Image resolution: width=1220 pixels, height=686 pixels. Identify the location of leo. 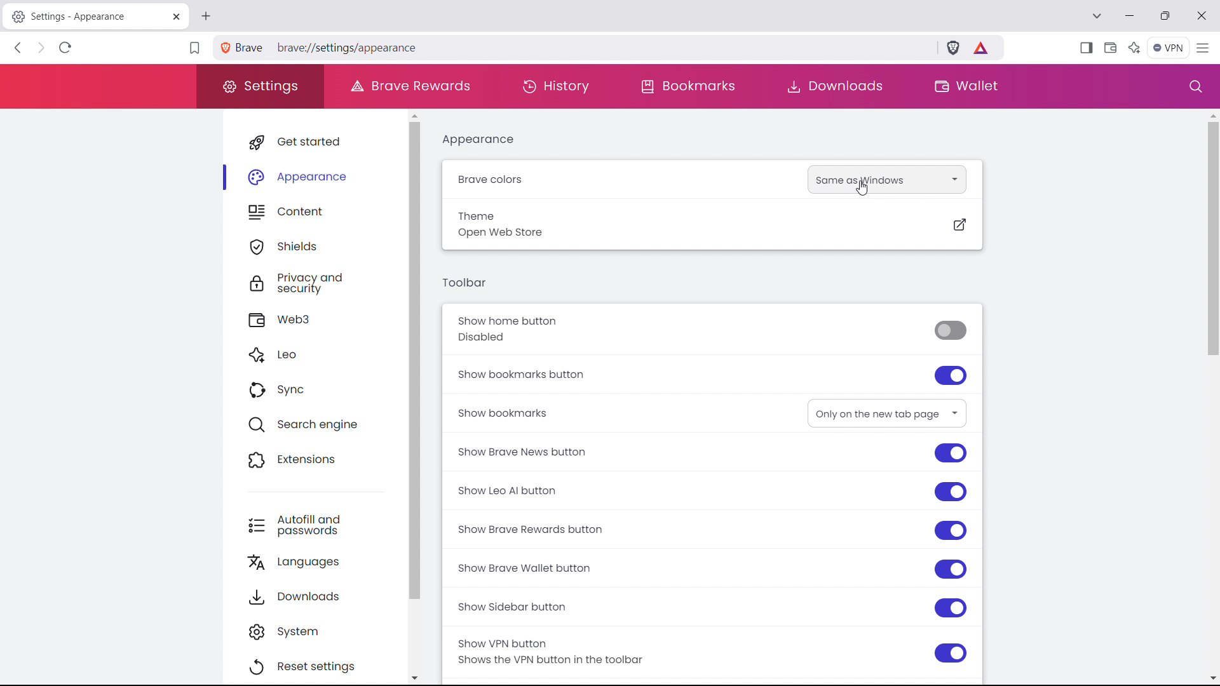
(322, 355).